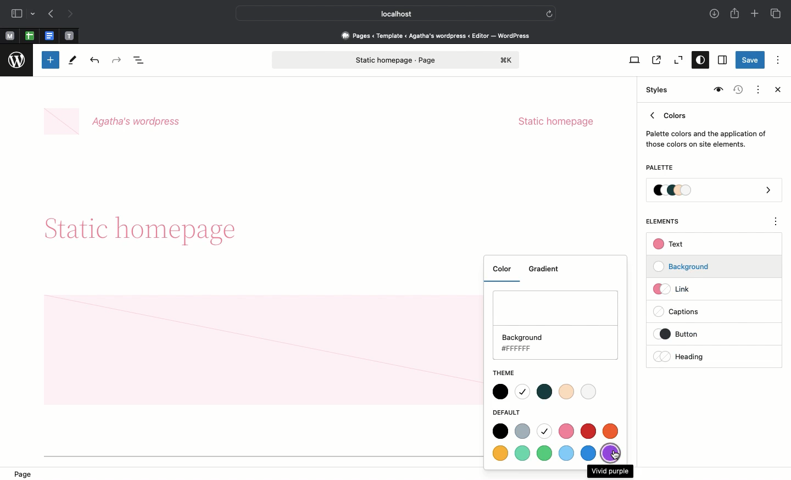  What do you see at coordinates (545, 393) in the screenshot?
I see `Theme colors` at bounding box center [545, 393].